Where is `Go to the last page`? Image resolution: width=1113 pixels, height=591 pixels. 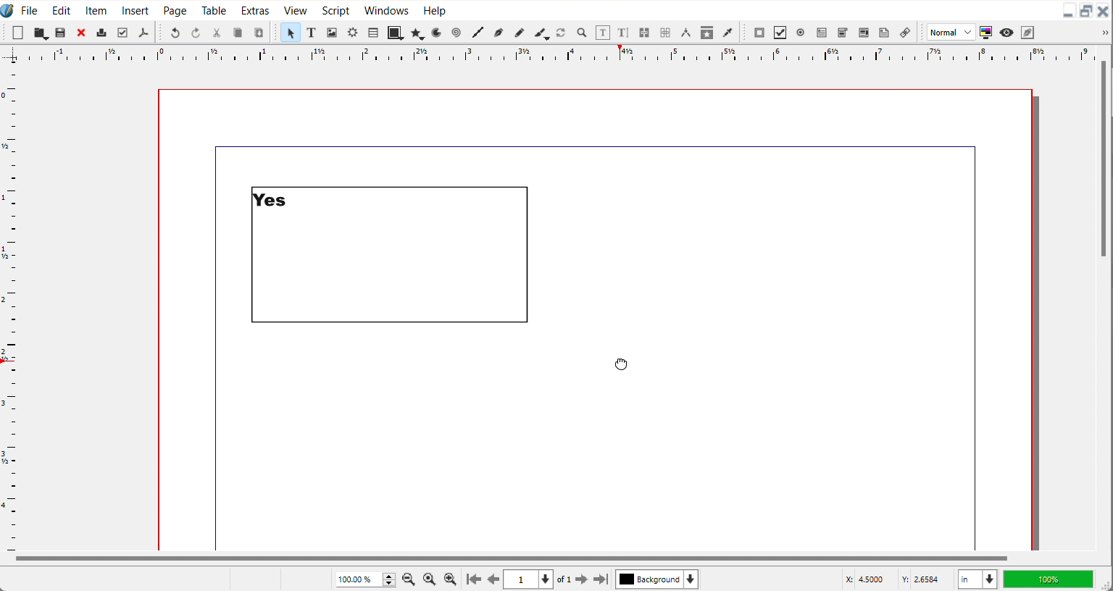
Go to the last page is located at coordinates (601, 579).